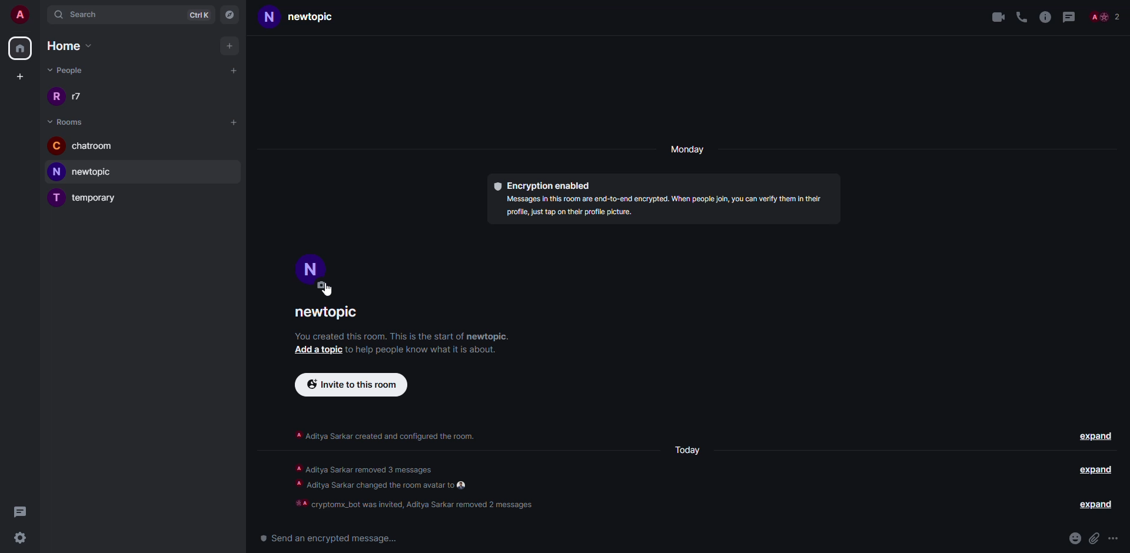  Describe the element at coordinates (417, 487) in the screenshot. I see `info` at that location.